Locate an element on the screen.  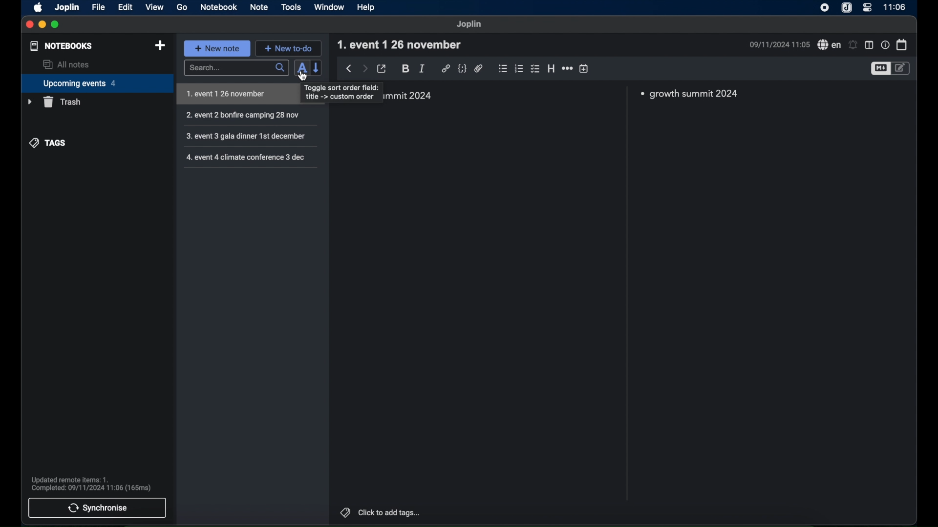
insert time is located at coordinates (584, 68).